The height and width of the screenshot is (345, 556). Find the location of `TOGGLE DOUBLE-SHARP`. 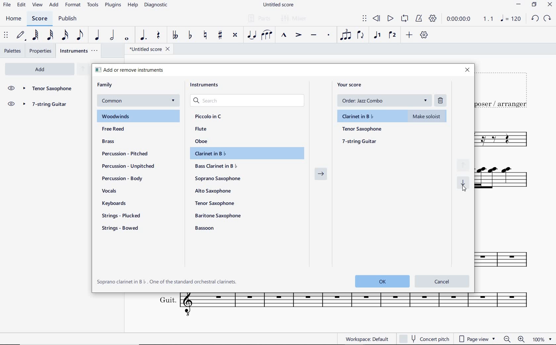

TOGGLE DOUBLE-SHARP is located at coordinates (235, 36).